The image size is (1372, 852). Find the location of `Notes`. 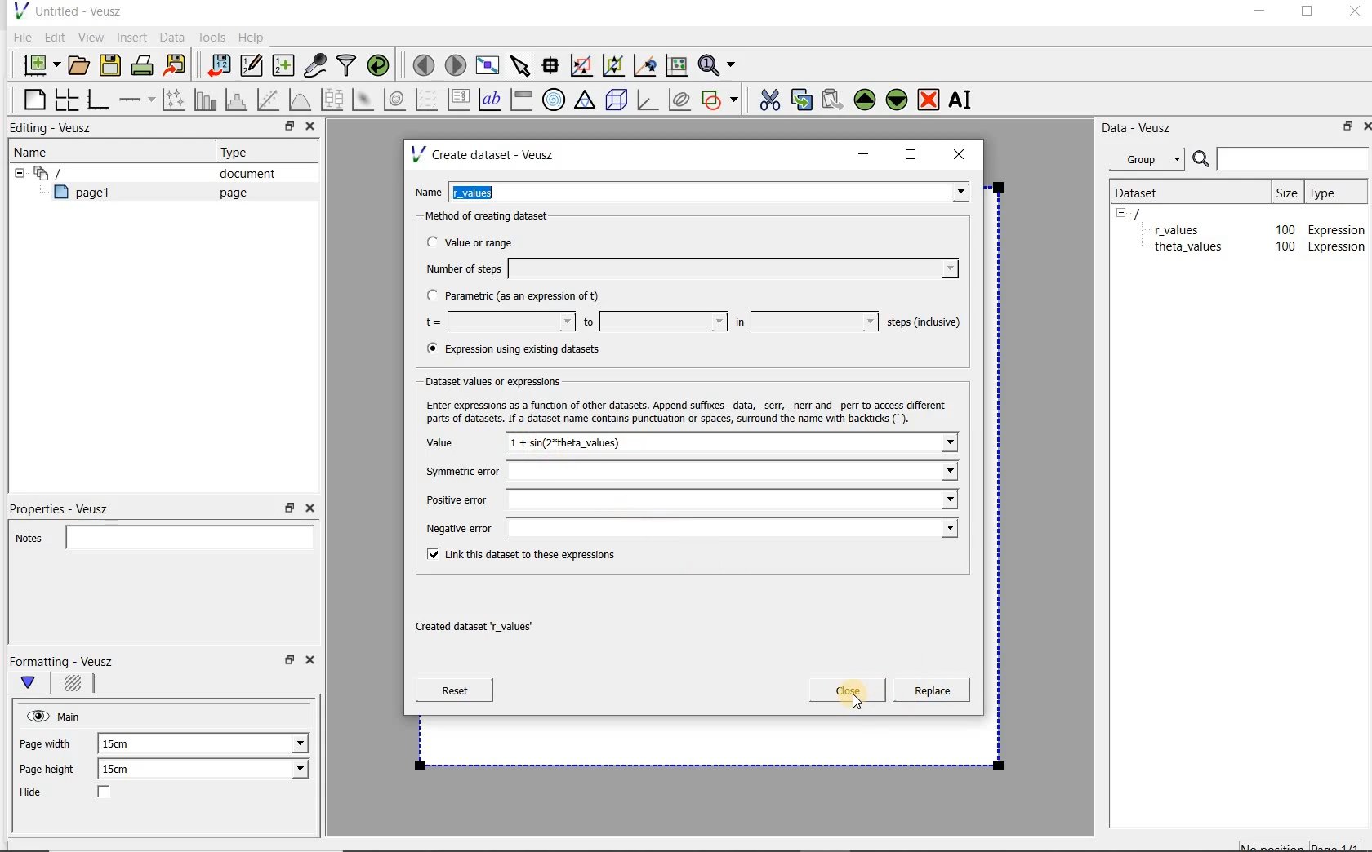

Notes is located at coordinates (159, 535).